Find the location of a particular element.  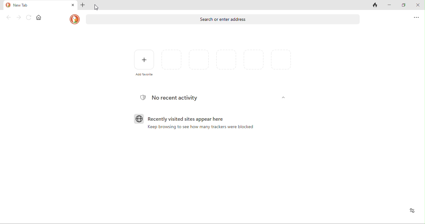

favorites is located at coordinates (230, 62).